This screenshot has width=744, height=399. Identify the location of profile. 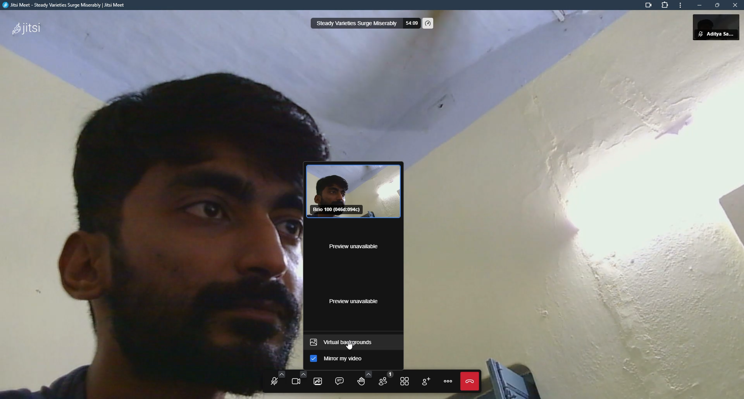
(723, 27).